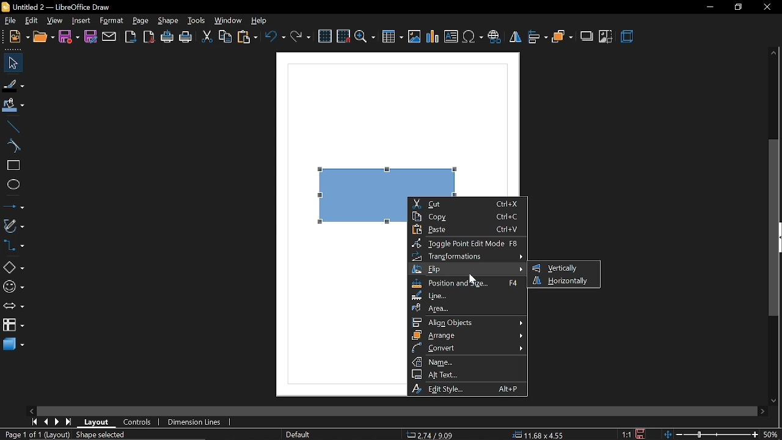 Image resolution: width=782 pixels, height=440 pixels. Describe the element at coordinates (12, 63) in the screenshot. I see `select` at that location.